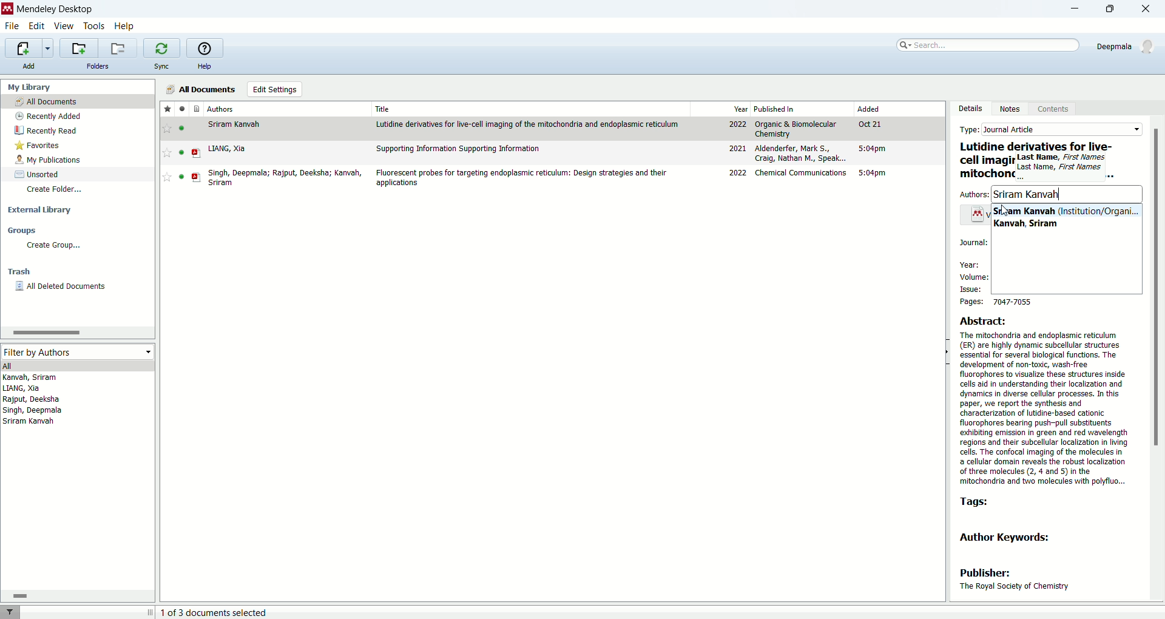 This screenshot has height=619, width=1165. Describe the element at coordinates (1013, 540) in the screenshot. I see `author keywords` at that location.